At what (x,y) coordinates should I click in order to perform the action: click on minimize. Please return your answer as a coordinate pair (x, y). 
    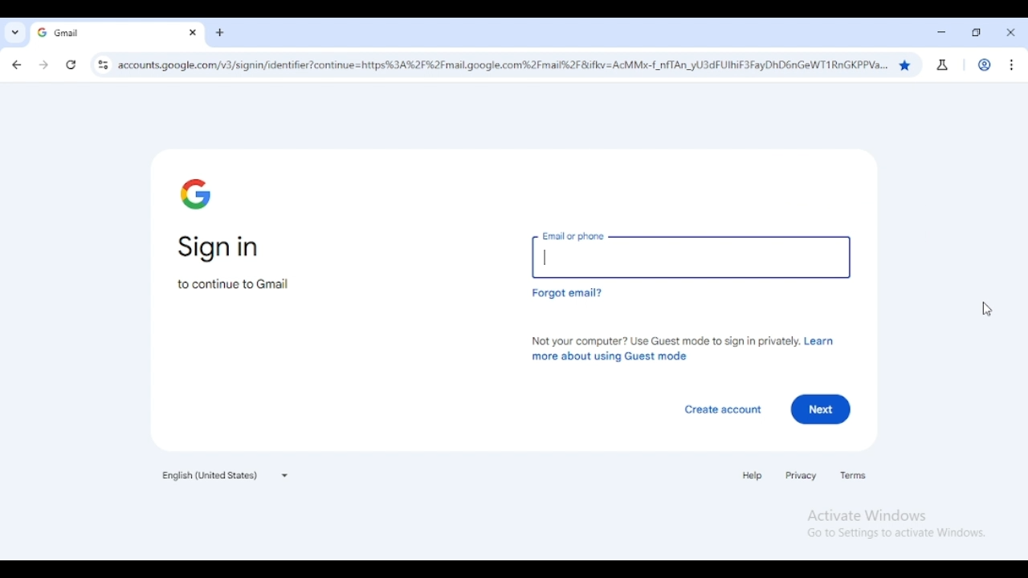
    Looking at the image, I should click on (941, 32).